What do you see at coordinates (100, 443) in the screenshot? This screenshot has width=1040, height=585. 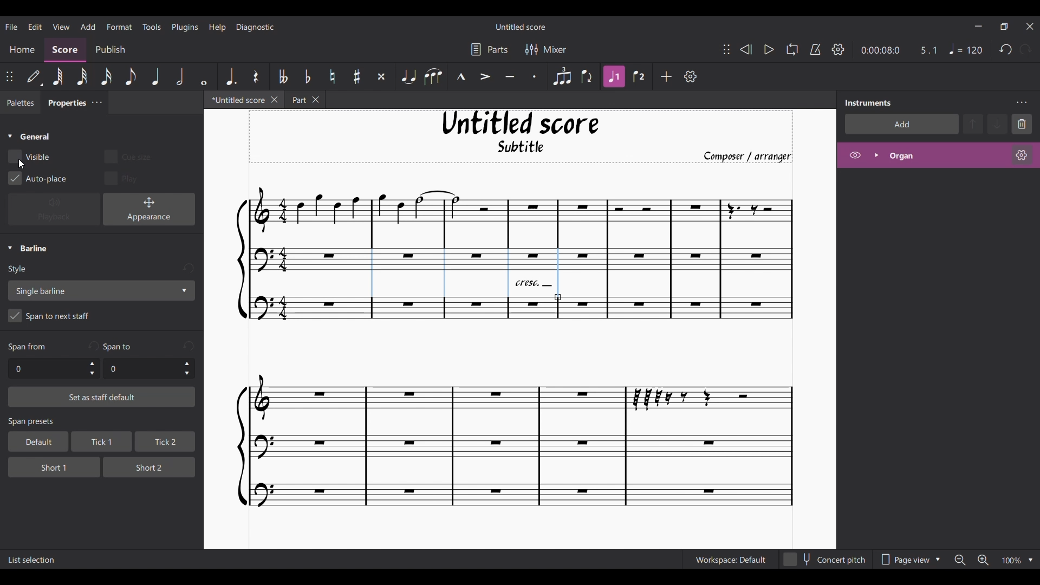 I see `tick 1` at bounding box center [100, 443].